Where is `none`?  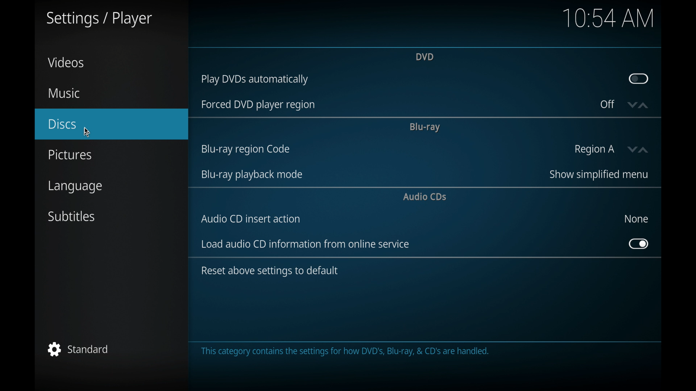 none is located at coordinates (636, 219).